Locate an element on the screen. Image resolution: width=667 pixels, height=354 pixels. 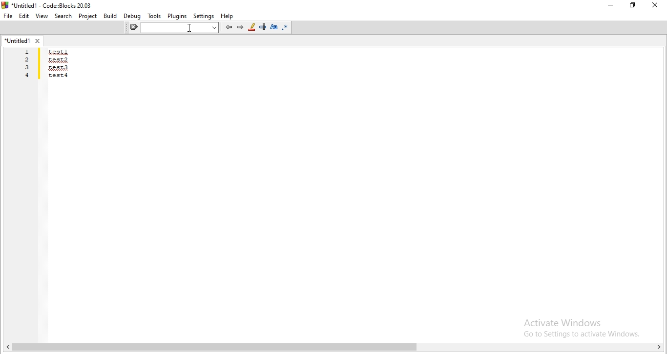
line numbers is located at coordinates (28, 64).